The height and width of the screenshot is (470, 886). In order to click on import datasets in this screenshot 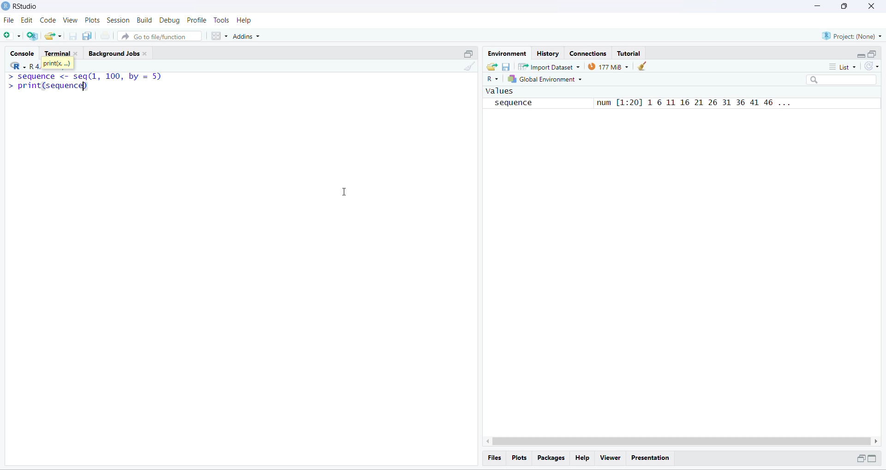, I will do `click(550, 66)`.